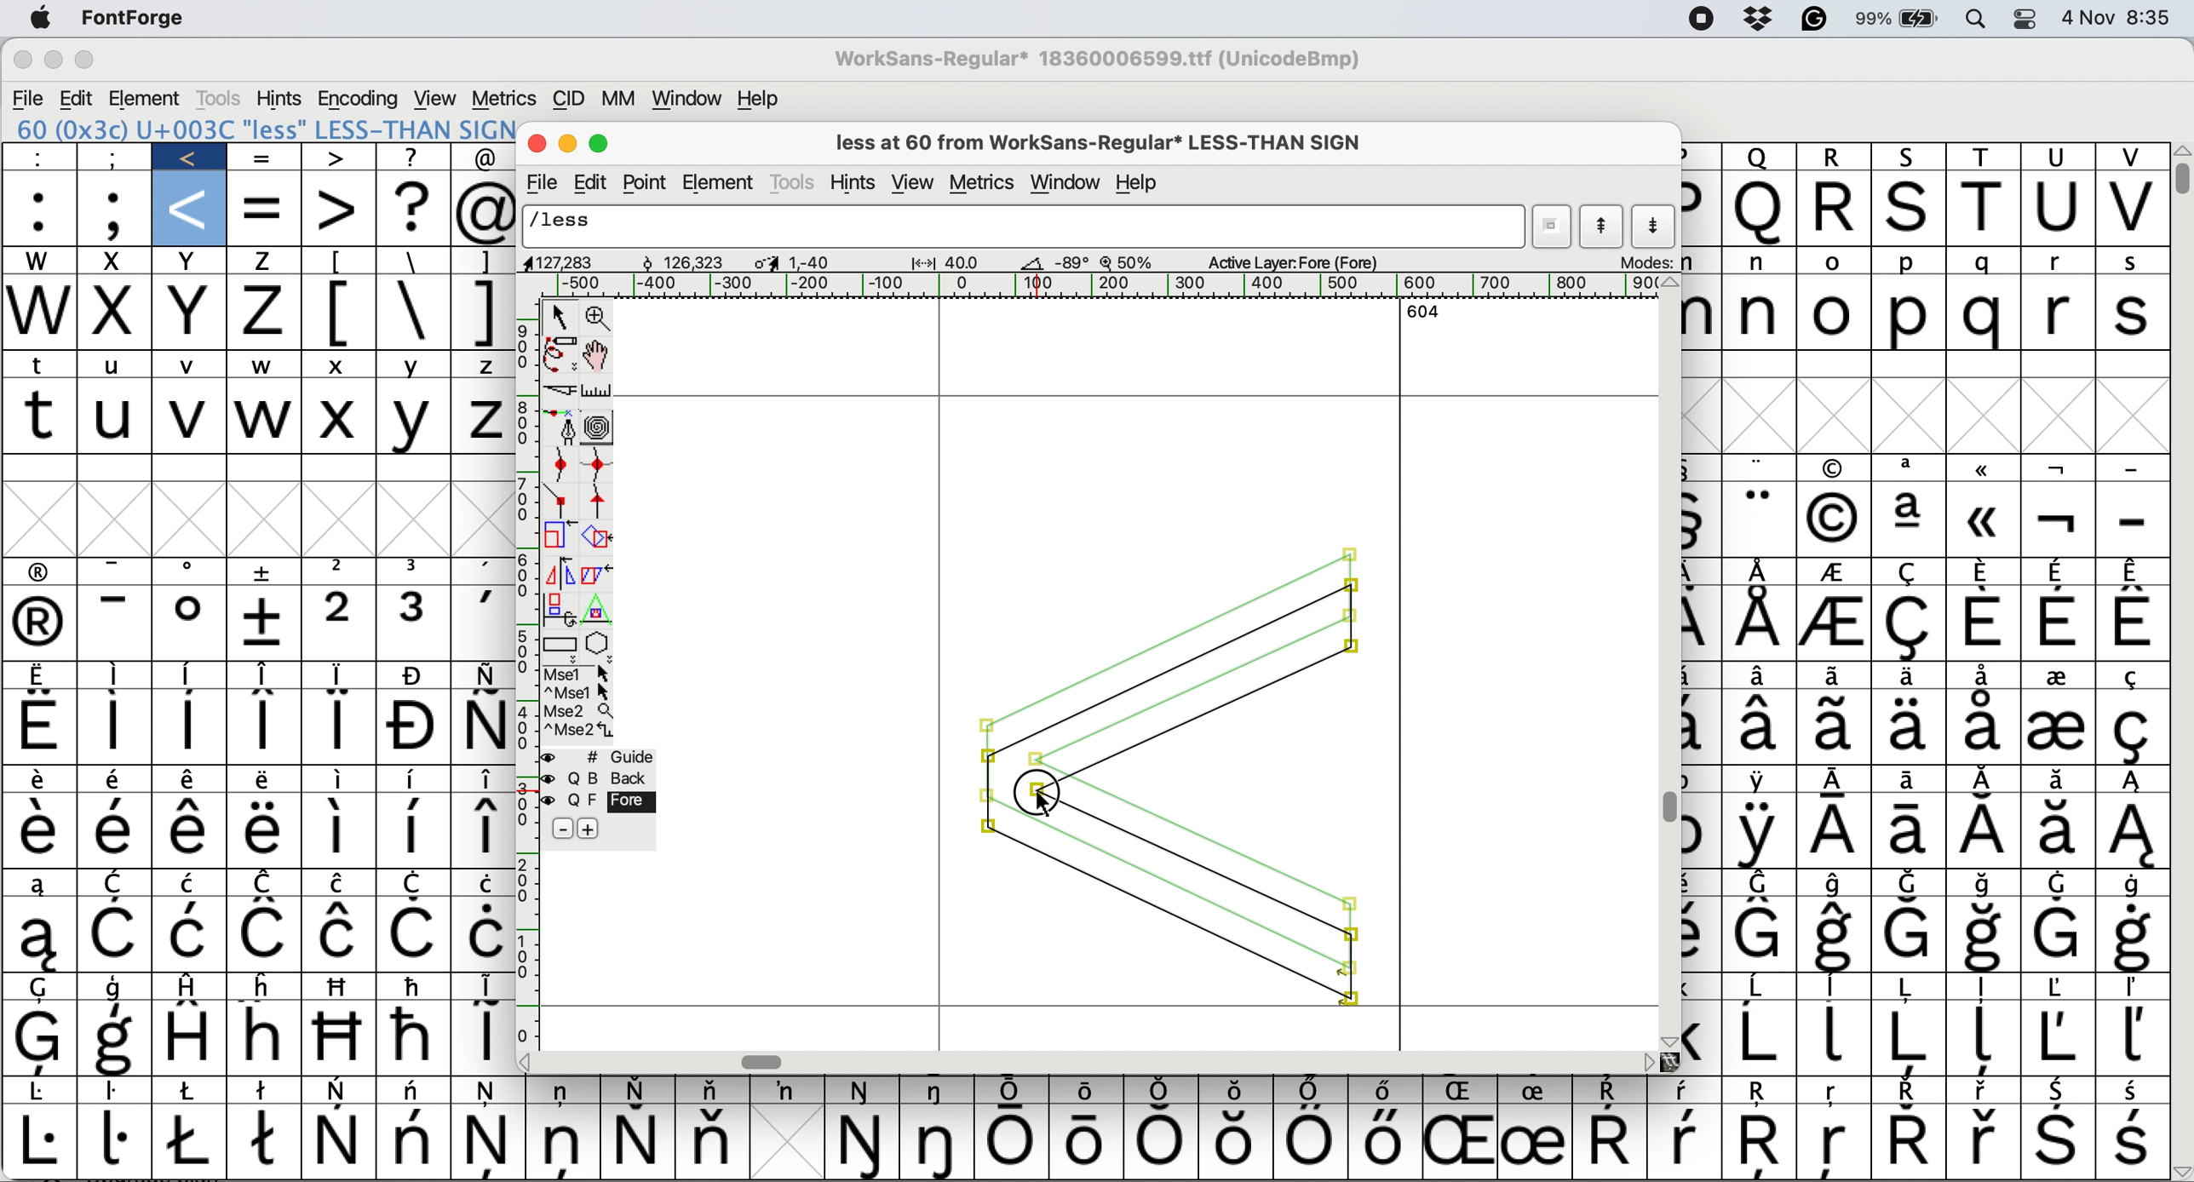 The image size is (2194, 1182). I want to click on Z, so click(482, 365).